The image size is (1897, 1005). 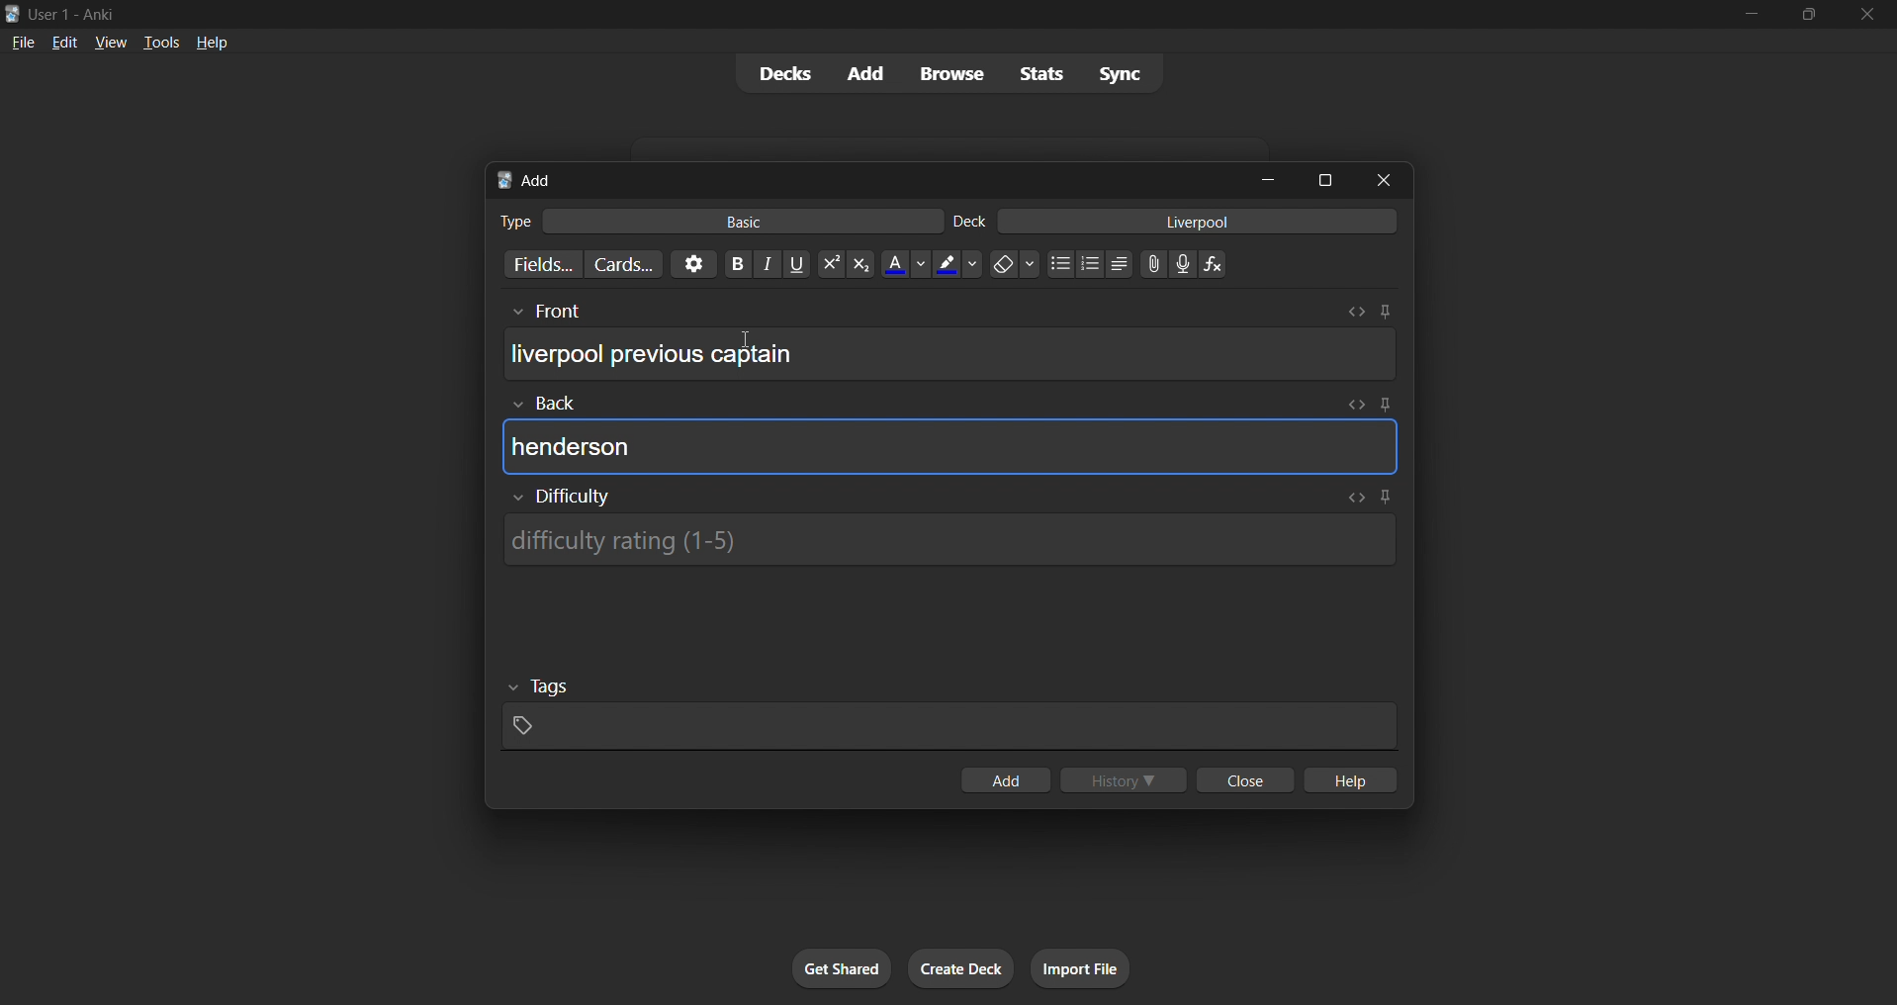 What do you see at coordinates (1121, 76) in the screenshot?
I see `sync` at bounding box center [1121, 76].